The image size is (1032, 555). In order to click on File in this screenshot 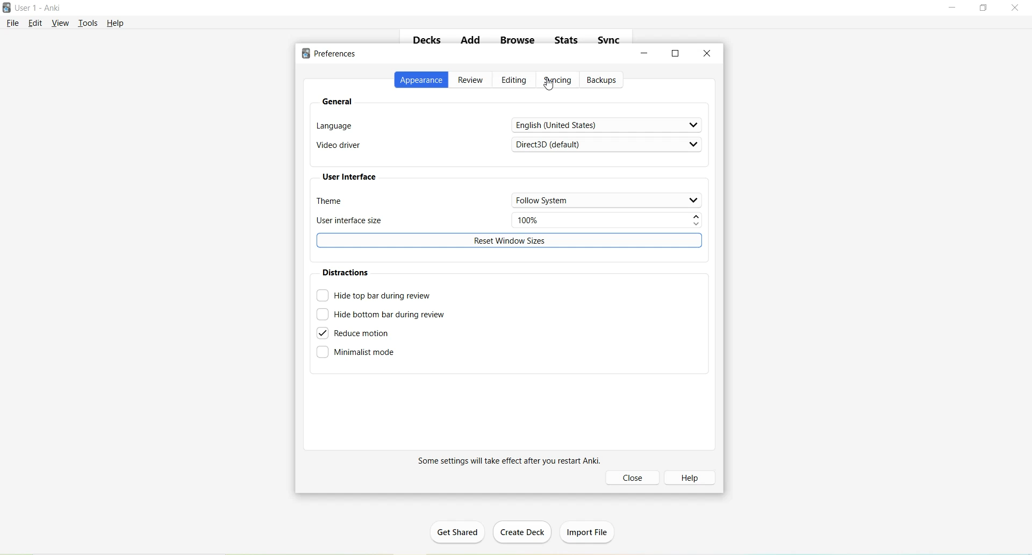, I will do `click(13, 23)`.